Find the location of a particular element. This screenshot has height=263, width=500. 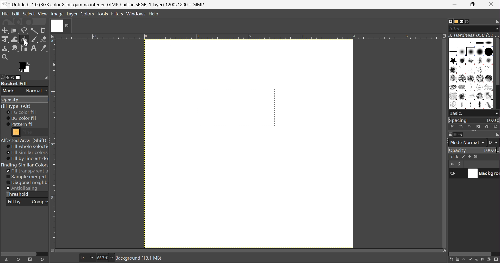

Tool Options is located at coordinates (3, 77).